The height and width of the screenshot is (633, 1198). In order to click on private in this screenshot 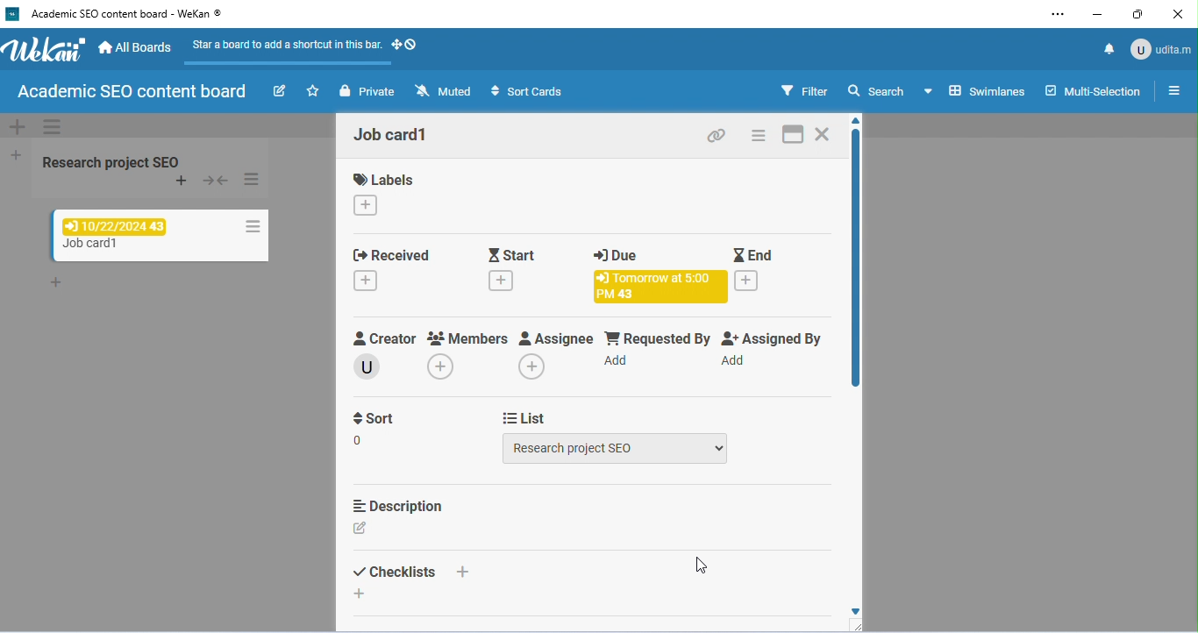, I will do `click(370, 91)`.